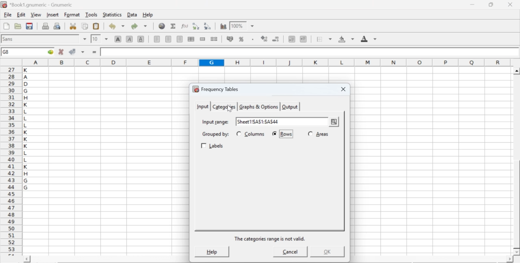 This screenshot has height=263, width=520. Describe the element at coordinates (21, 15) in the screenshot. I see `edit` at that location.